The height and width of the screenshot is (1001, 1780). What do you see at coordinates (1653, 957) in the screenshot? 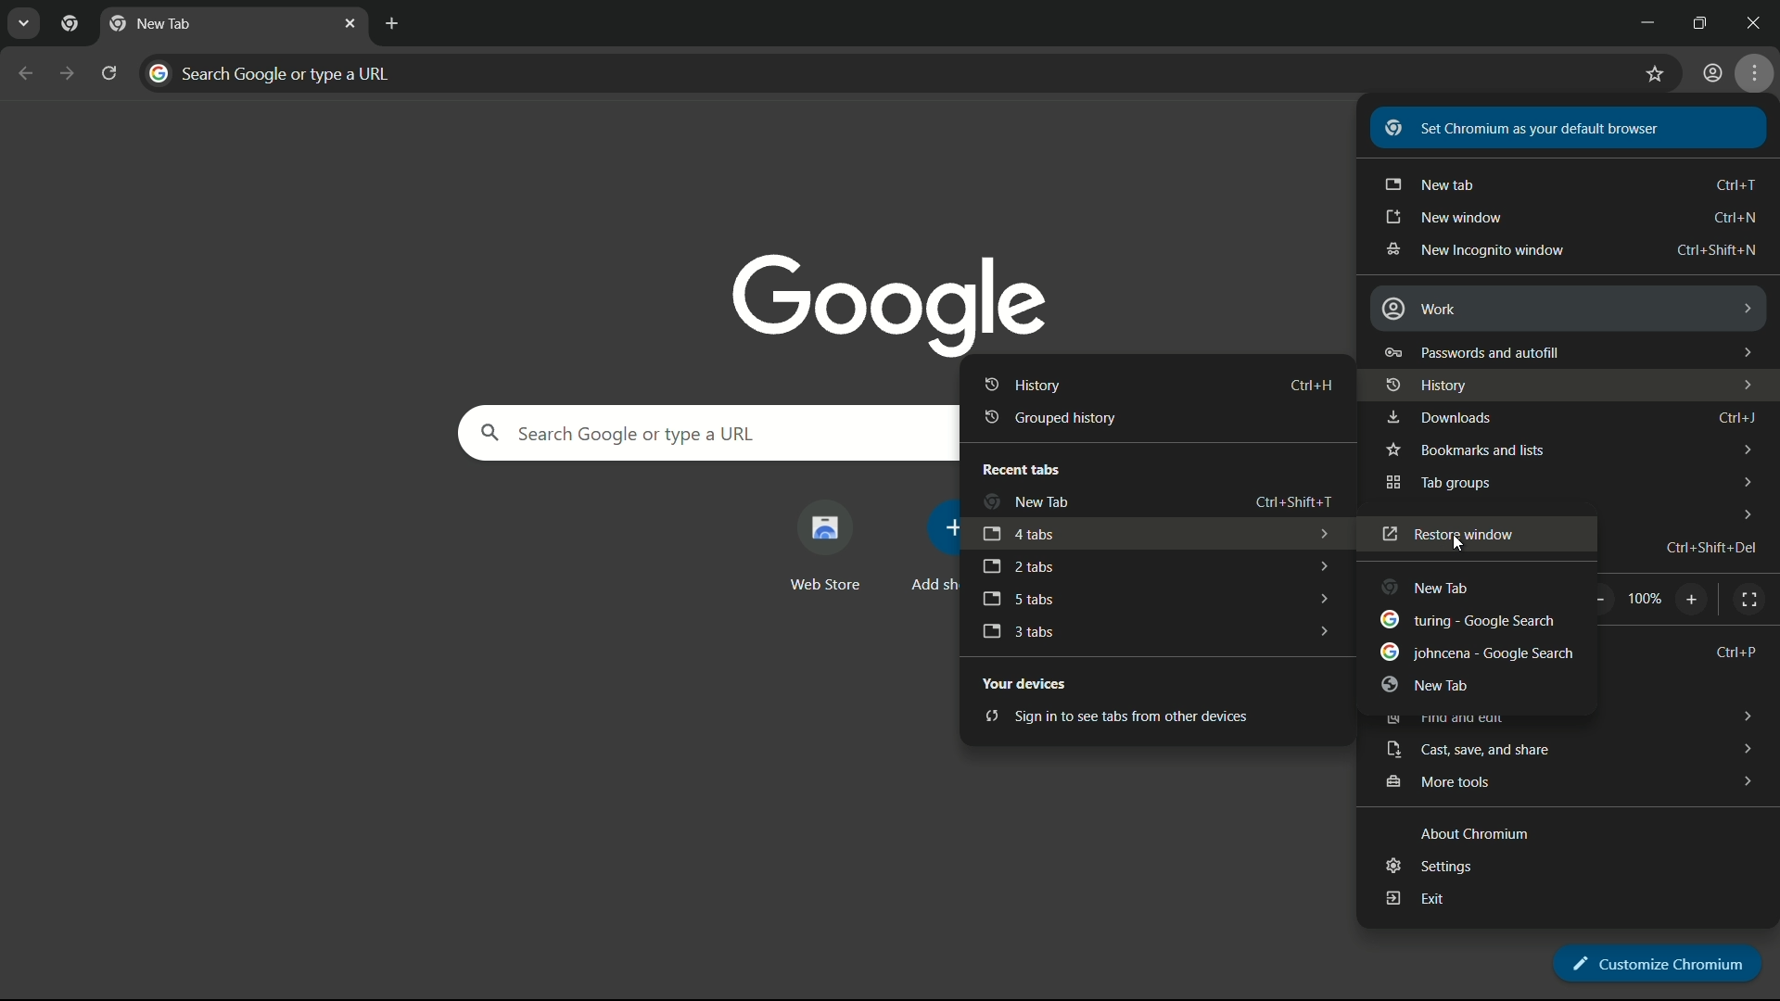
I see `customize chromium` at bounding box center [1653, 957].